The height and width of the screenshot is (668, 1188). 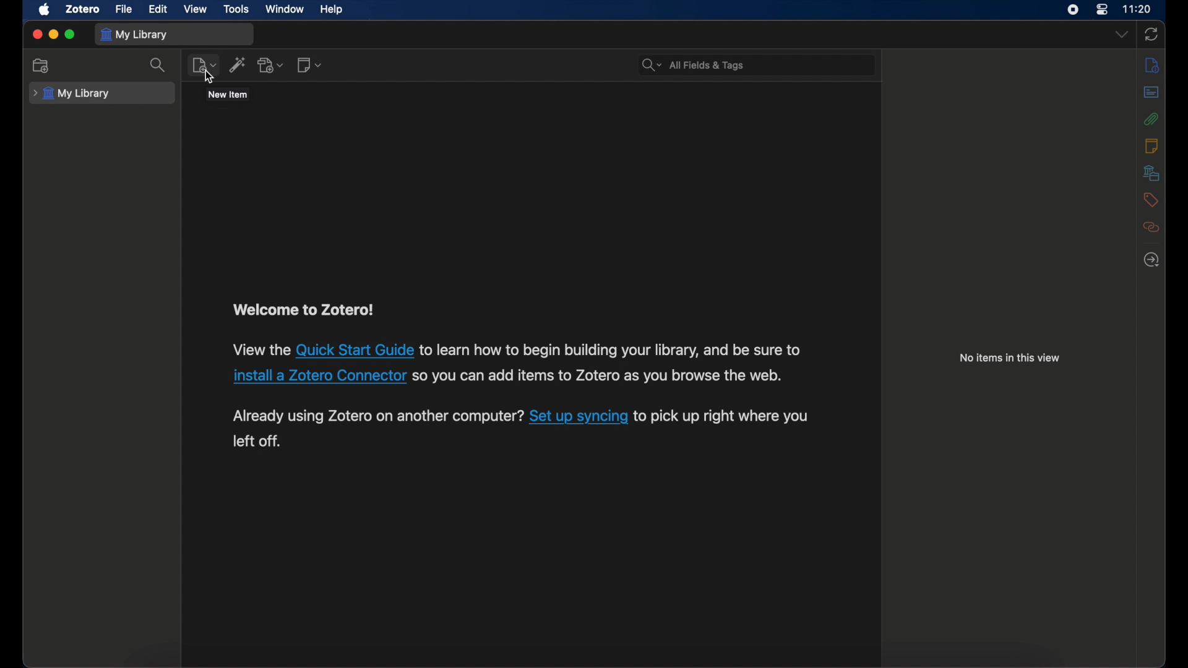 I want to click on minimize, so click(x=52, y=33).